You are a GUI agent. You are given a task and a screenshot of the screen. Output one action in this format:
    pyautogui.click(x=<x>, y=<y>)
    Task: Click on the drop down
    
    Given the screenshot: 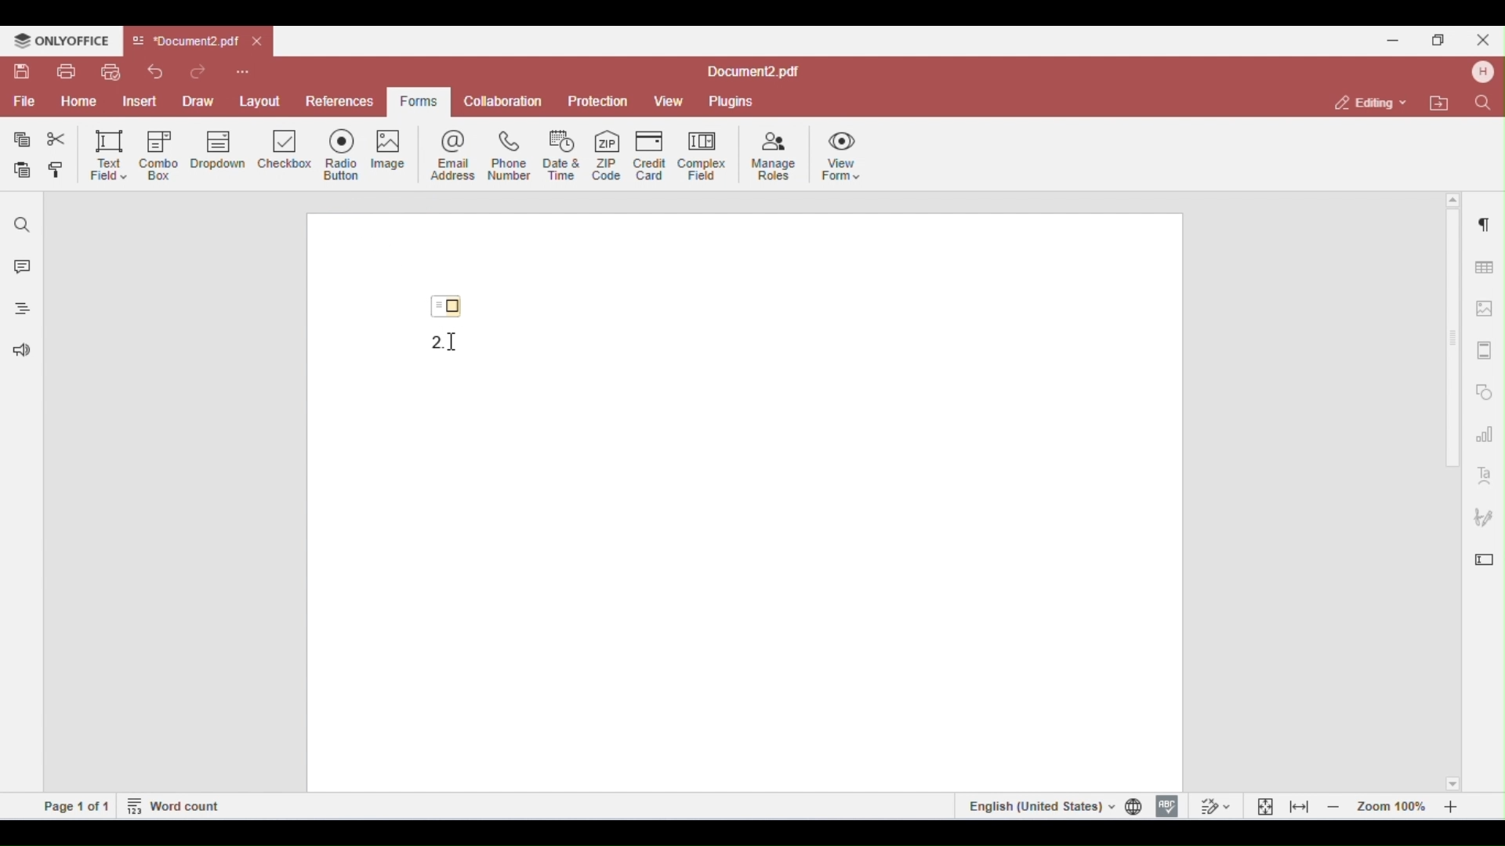 What is the action you would take?
    pyautogui.click(x=218, y=152)
    